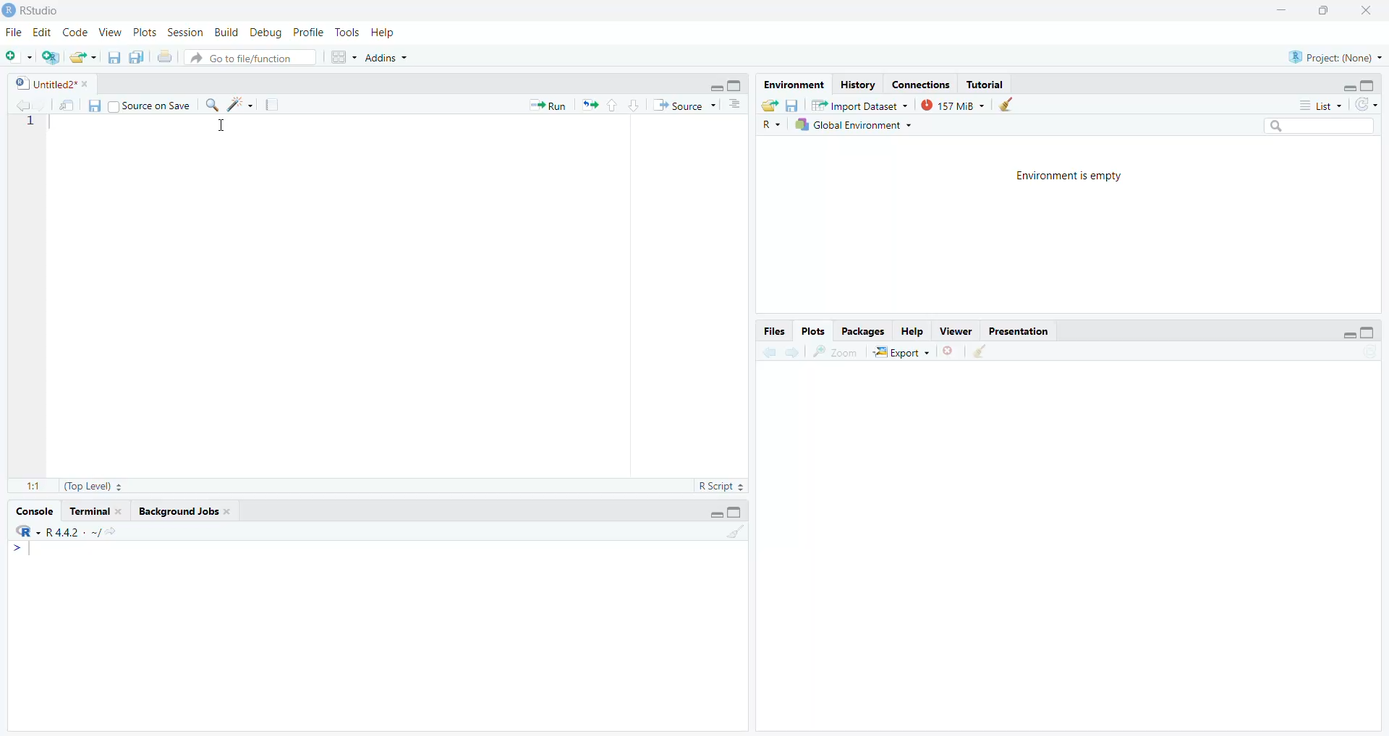 The height and width of the screenshot is (736, 1389). I want to click on 1:1, so click(35, 486).